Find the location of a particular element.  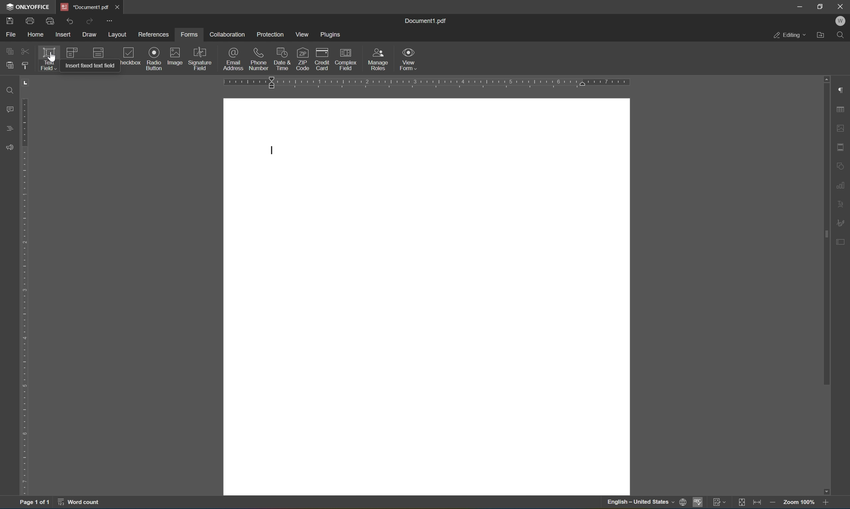

welcome is located at coordinates (840, 21).